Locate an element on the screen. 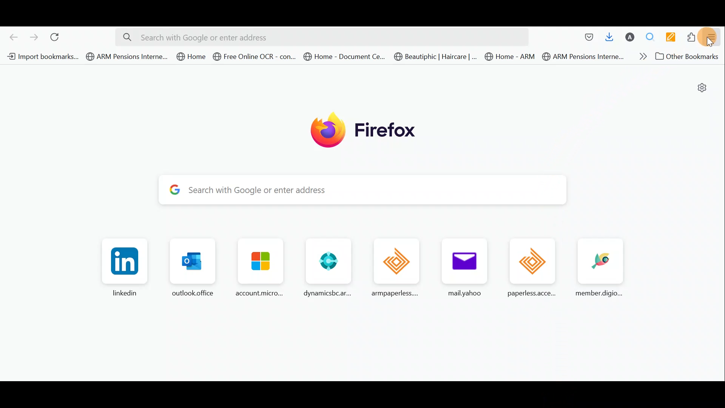  Search bar is located at coordinates (320, 37).